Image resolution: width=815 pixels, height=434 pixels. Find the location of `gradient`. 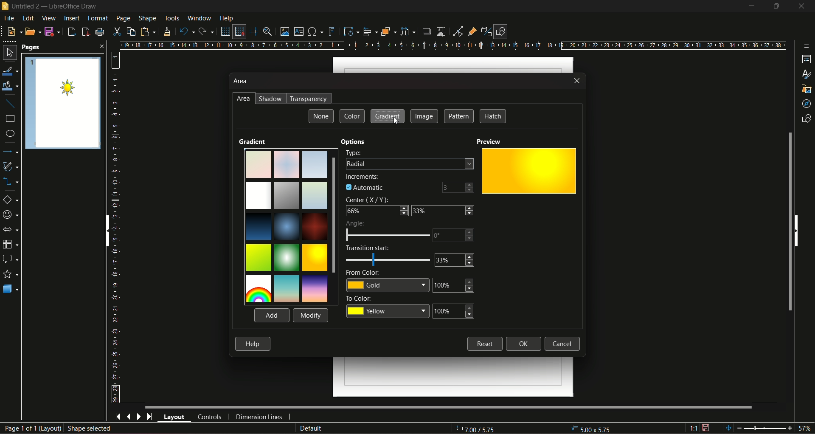

gradient is located at coordinates (388, 116).